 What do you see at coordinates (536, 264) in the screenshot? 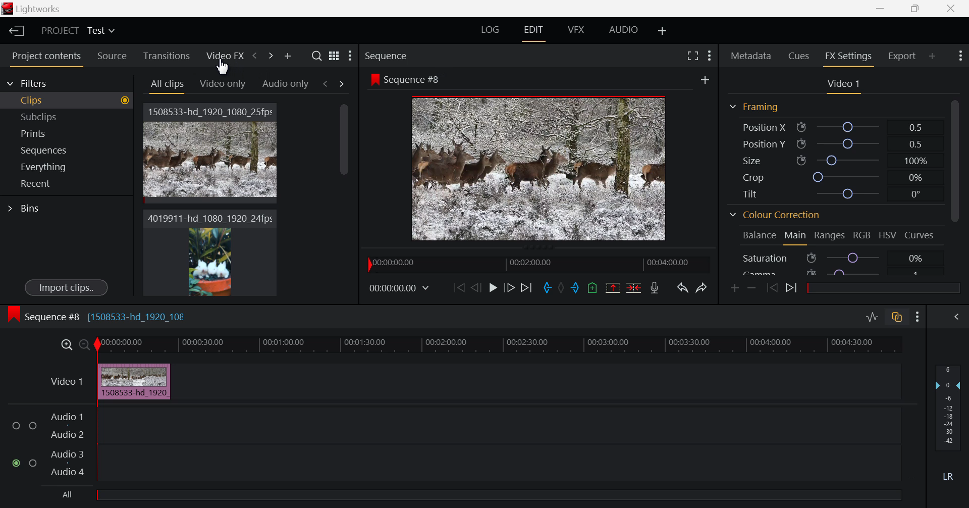
I see `Project Timeline Navigator` at bounding box center [536, 264].